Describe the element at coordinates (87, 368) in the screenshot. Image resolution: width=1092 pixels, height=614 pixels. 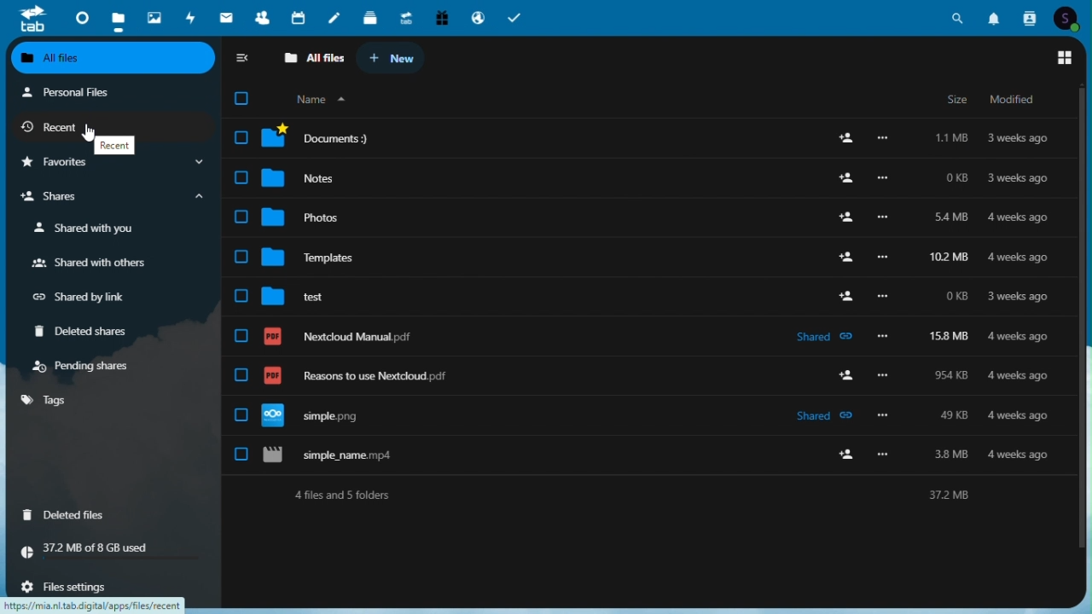
I see `Pending shares` at that location.